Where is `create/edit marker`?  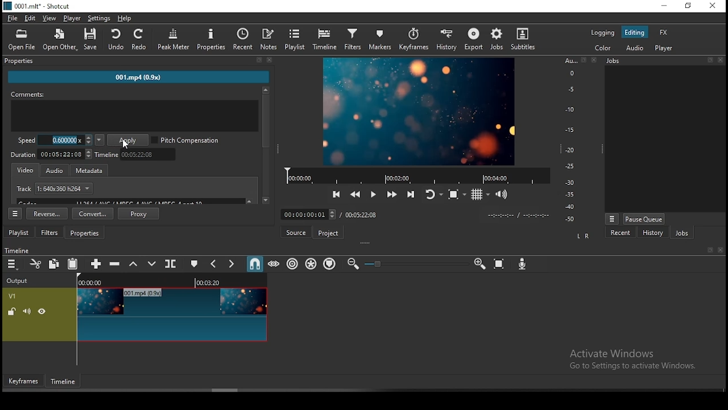 create/edit marker is located at coordinates (194, 264).